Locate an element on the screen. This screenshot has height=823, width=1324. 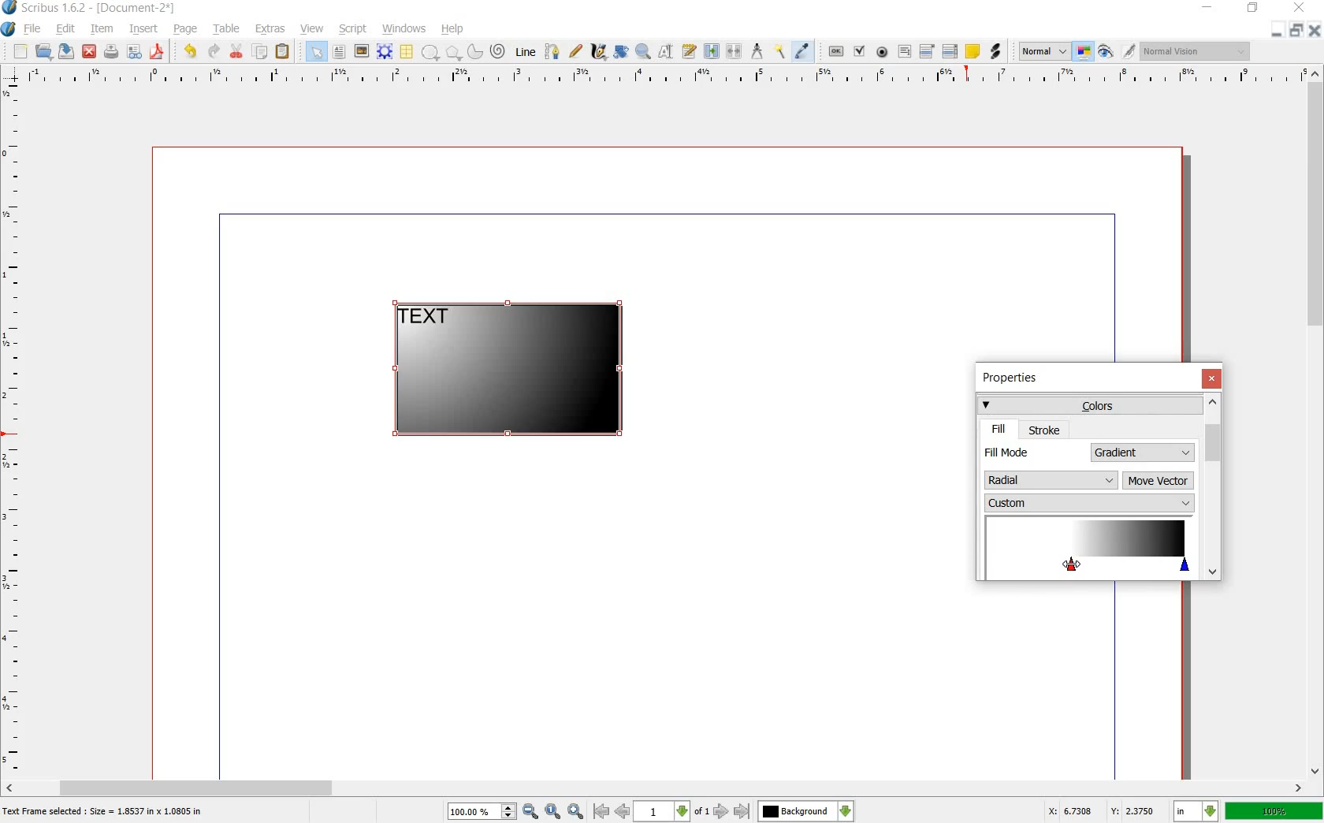
color stop is located at coordinates (1090, 547).